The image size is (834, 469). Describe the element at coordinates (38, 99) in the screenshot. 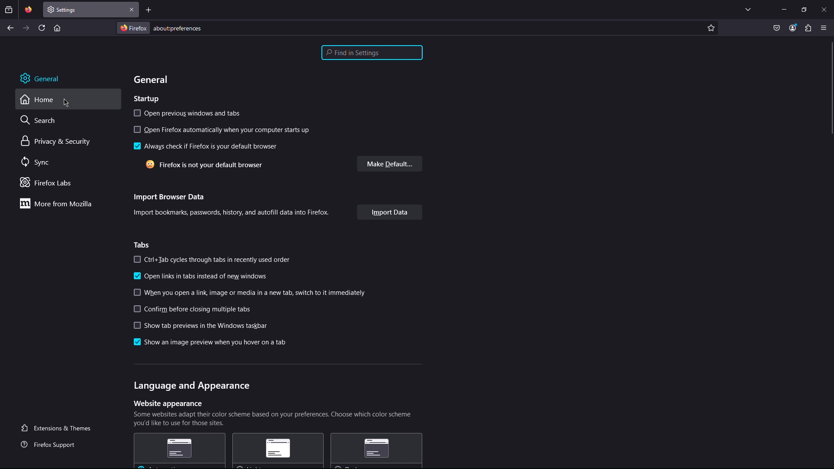

I see `Home` at that location.